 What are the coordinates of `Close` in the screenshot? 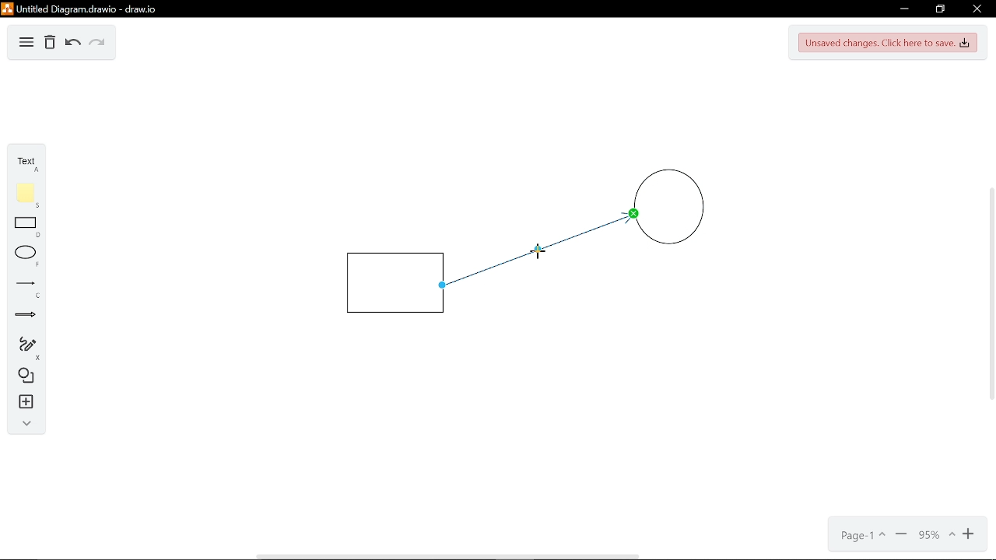 It's located at (976, 9).